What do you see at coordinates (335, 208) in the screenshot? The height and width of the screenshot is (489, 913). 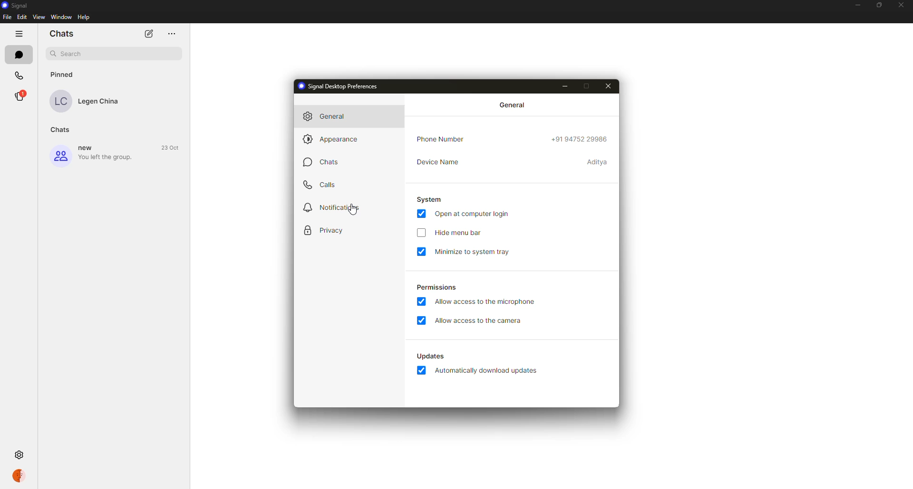 I see `notifications` at bounding box center [335, 208].